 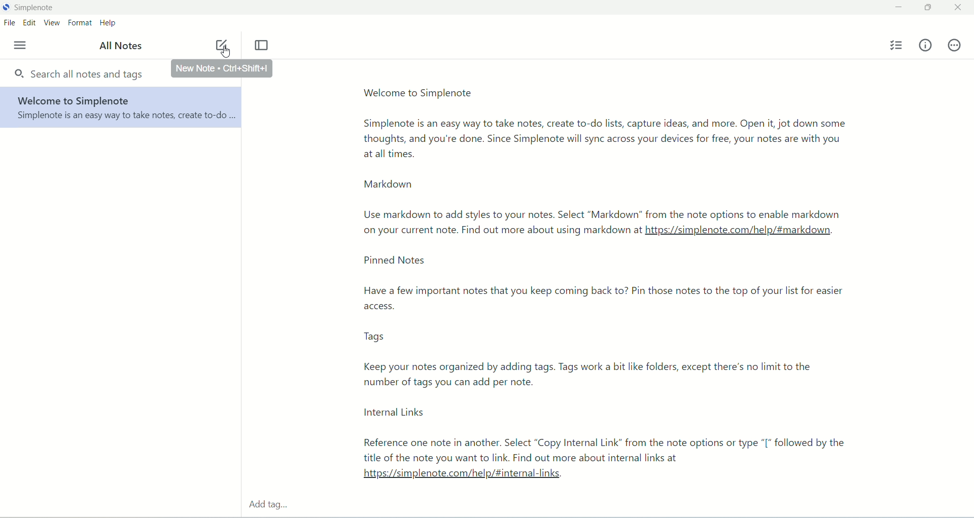 I want to click on search all notes and tags, so click(x=82, y=75).